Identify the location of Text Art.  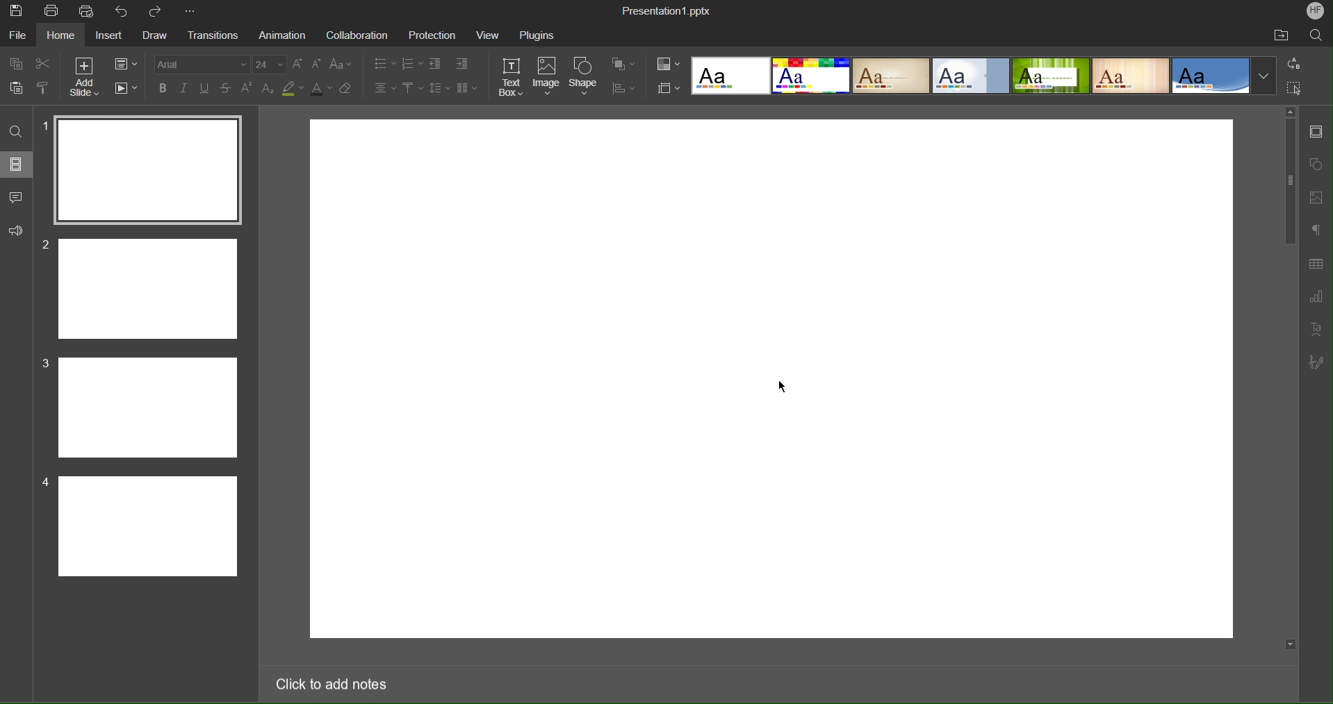
(1316, 329).